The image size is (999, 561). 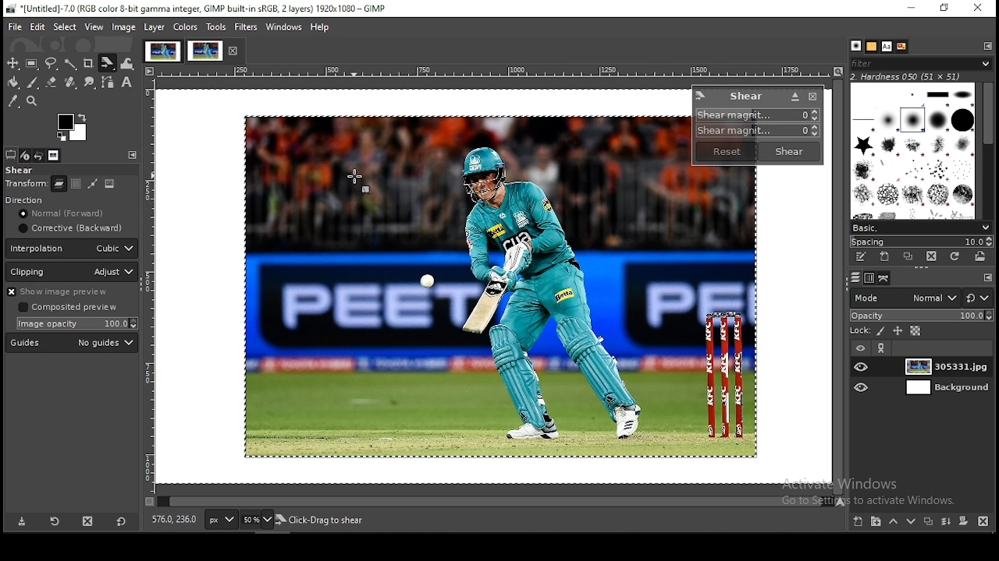 What do you see at coordinates (911, 152) in the screenshot?
I see `brushes` at bounding box center [911, 152].